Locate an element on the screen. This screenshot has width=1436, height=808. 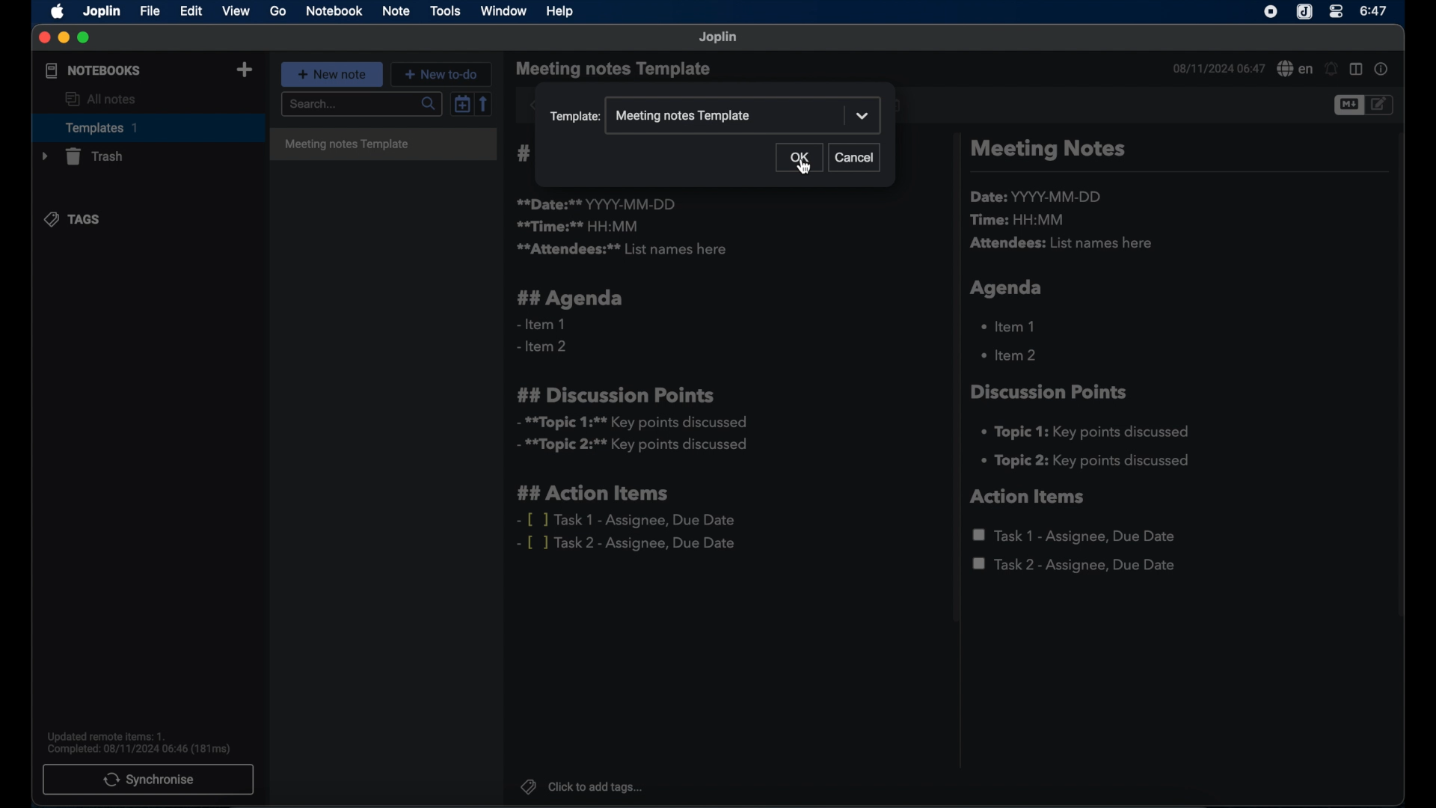
meeting notes template is located at coordinates (616, 70).